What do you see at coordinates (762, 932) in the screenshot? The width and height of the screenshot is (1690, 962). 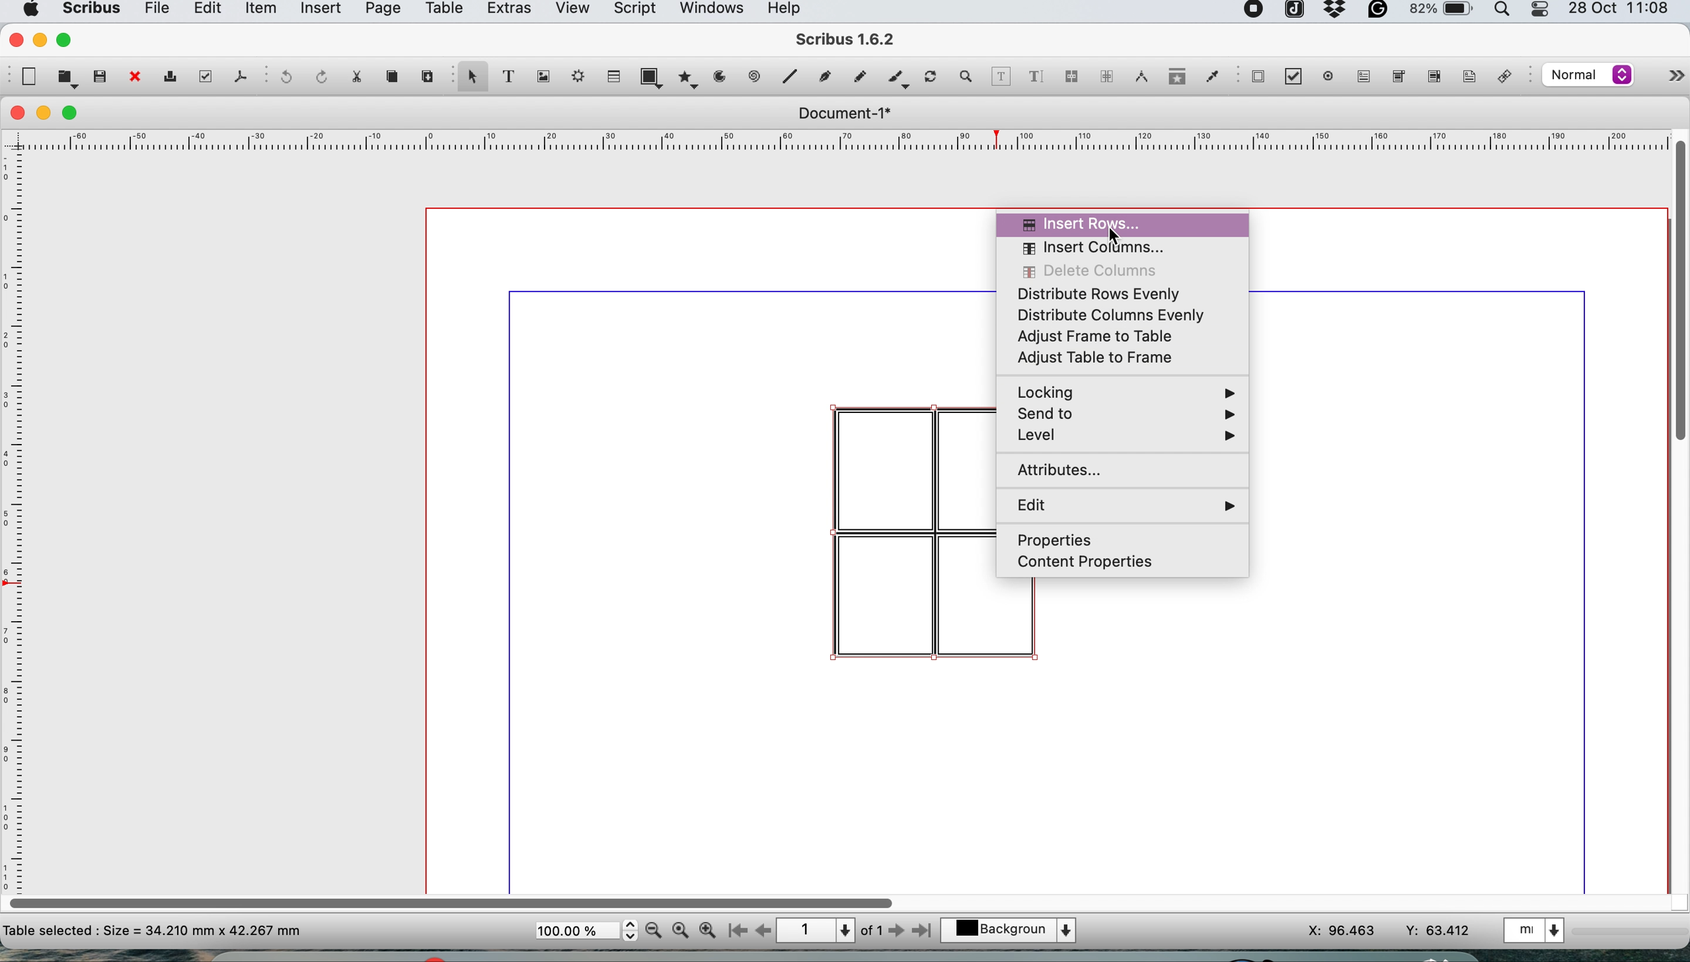 I see `go to previous page` at bounding box center [762, 932].